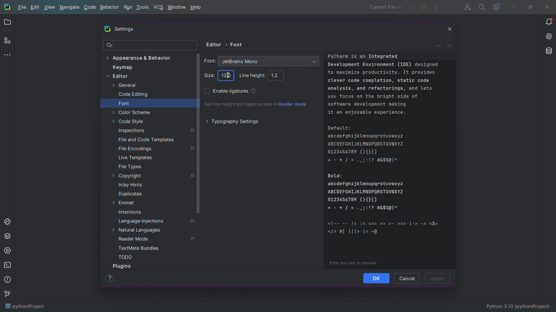 The height and width of the screenshot is (312, 556). Describe the element at coordinates (8, 41) in the screenshot. I see `Plugins` at that location.